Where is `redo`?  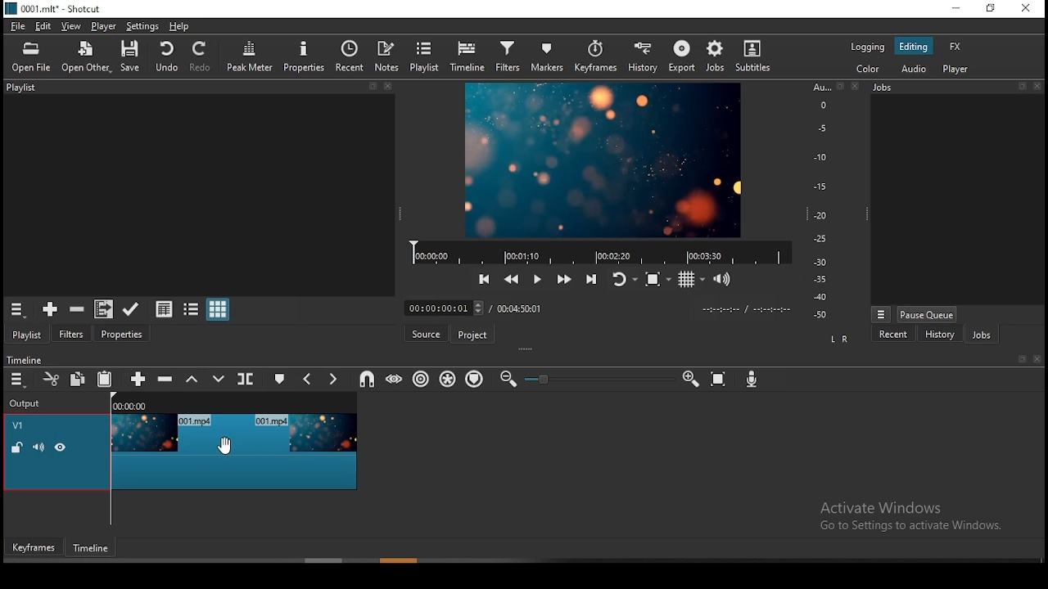
redo is located at coordinates (201, 57).